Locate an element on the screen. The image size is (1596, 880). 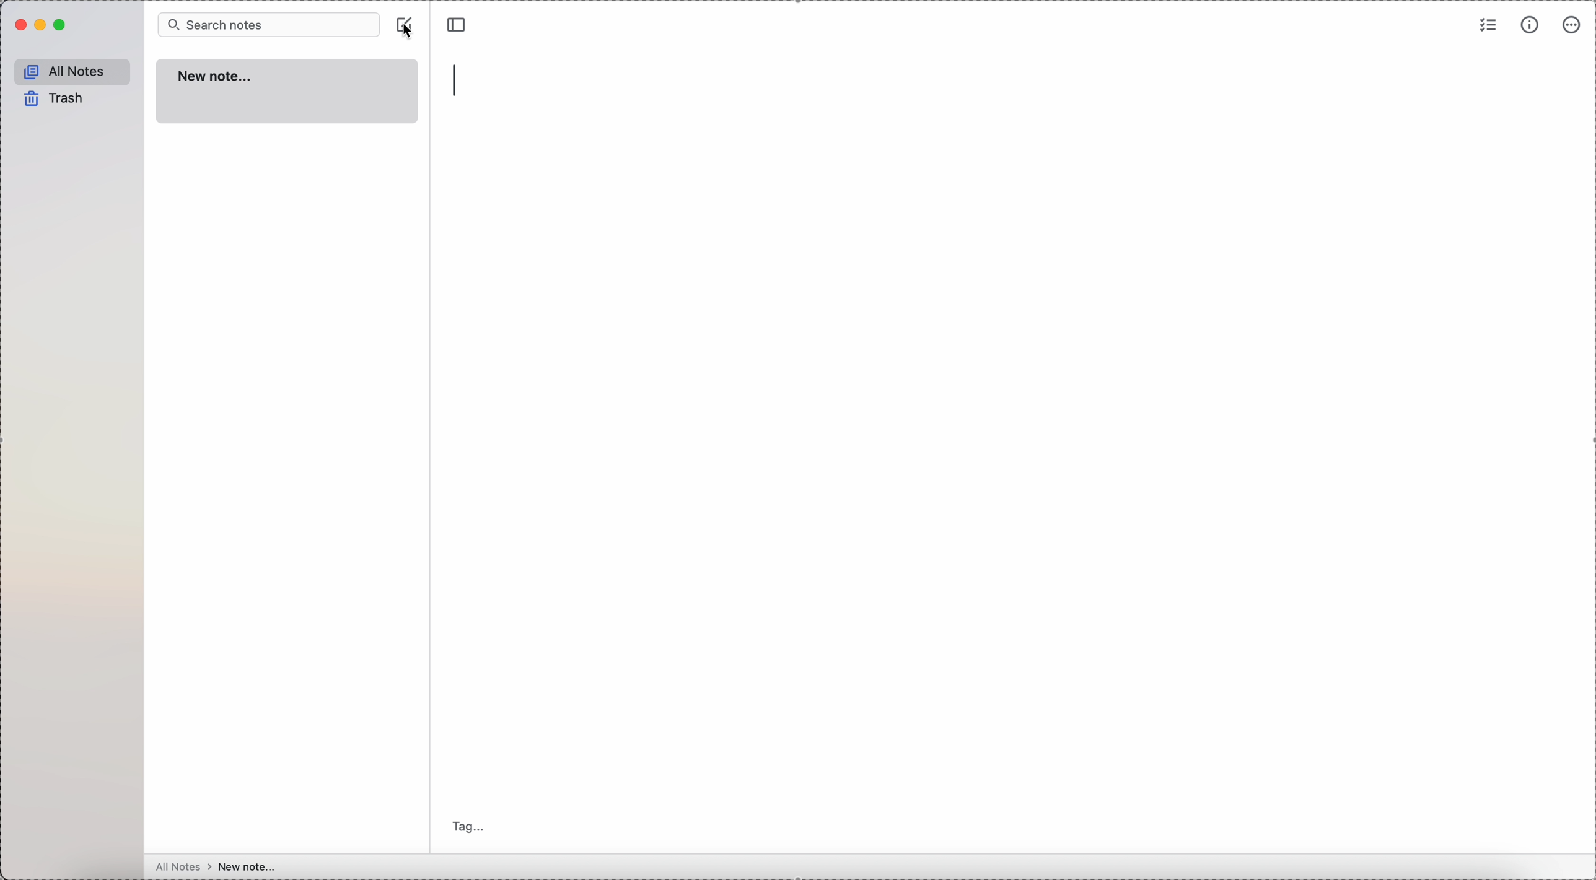
minimize Simplenote is located at coordinates (43, 26).